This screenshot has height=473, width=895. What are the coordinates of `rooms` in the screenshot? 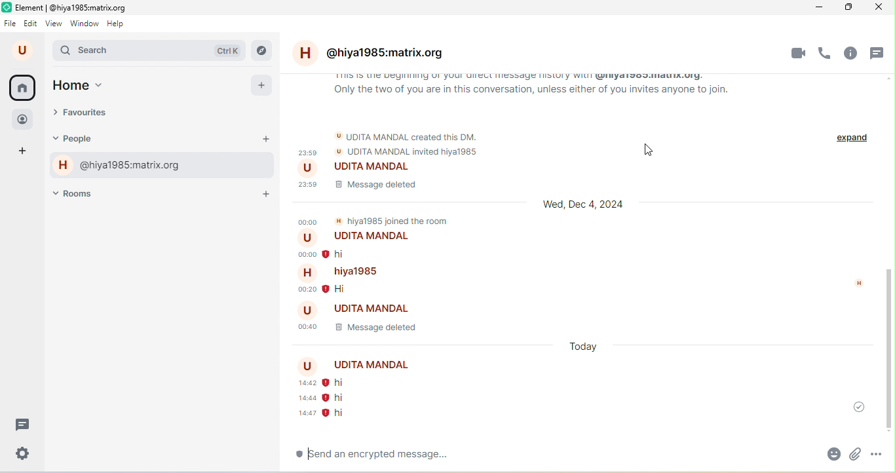 It's located at (81, 193).